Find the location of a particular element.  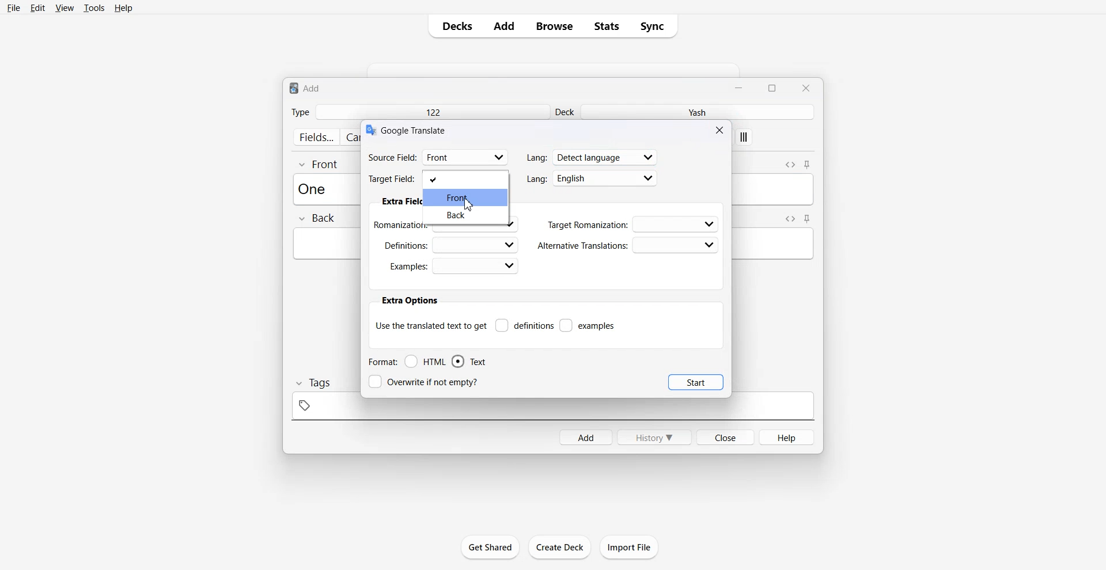

Edit is located at coordinates (37, 7).